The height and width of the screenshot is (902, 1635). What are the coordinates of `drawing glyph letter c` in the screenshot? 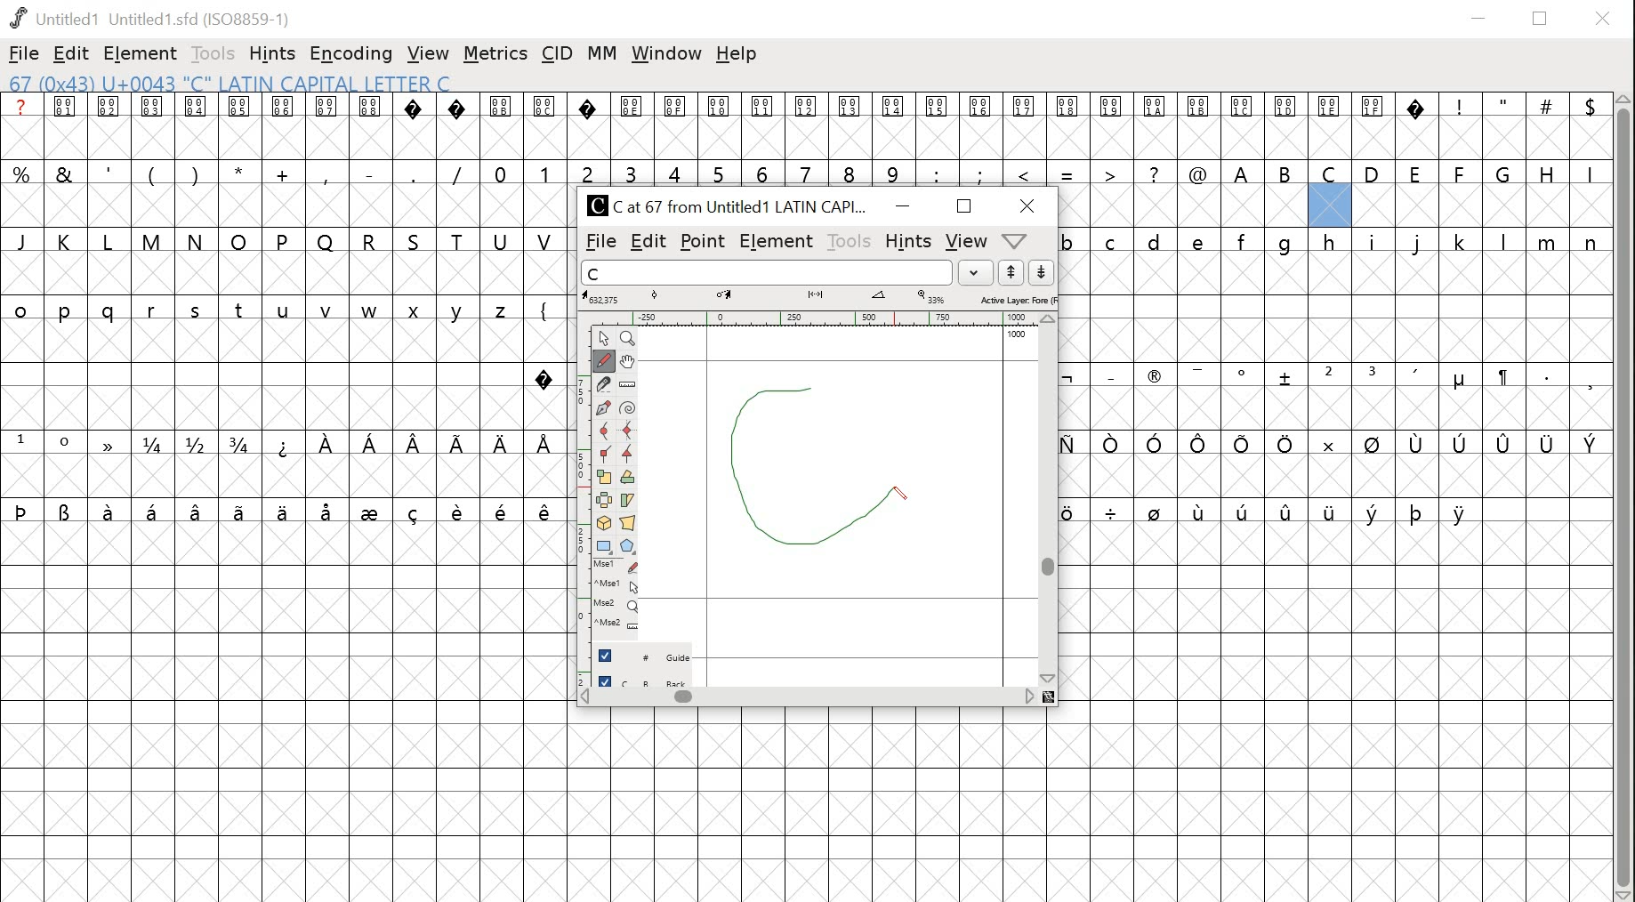 It's located at (829, 461).